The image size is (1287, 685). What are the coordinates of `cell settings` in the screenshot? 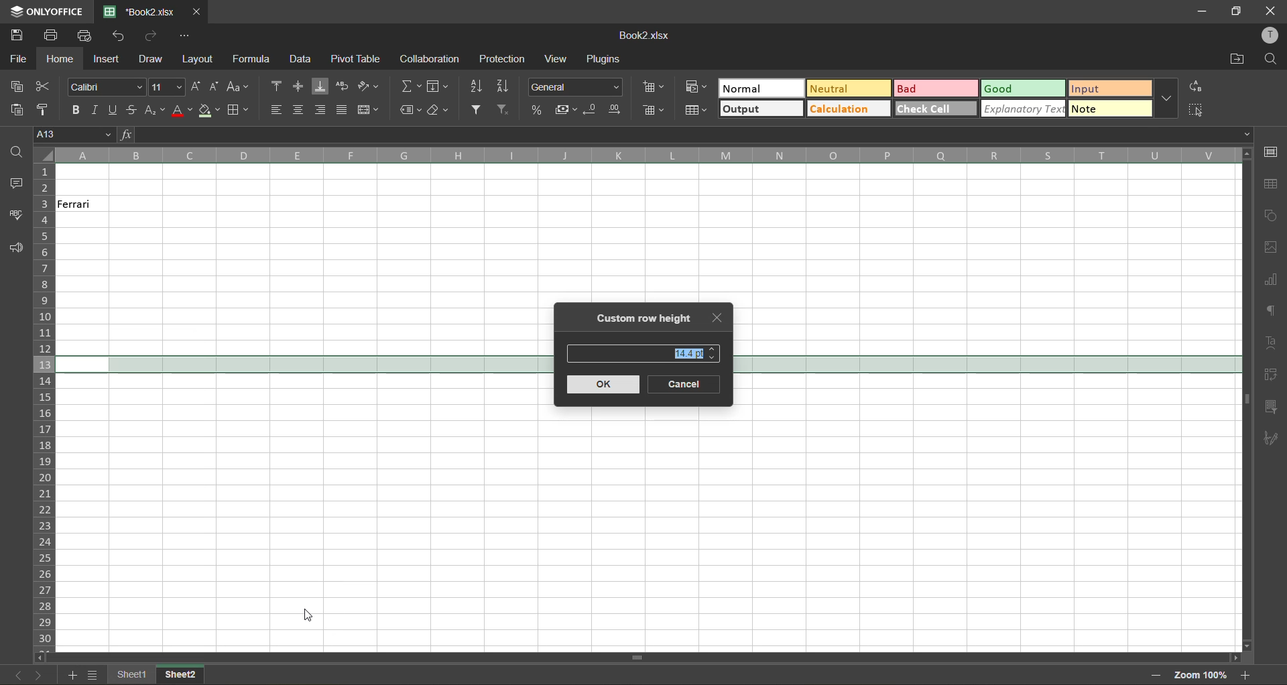 It's located at (1272, 151).